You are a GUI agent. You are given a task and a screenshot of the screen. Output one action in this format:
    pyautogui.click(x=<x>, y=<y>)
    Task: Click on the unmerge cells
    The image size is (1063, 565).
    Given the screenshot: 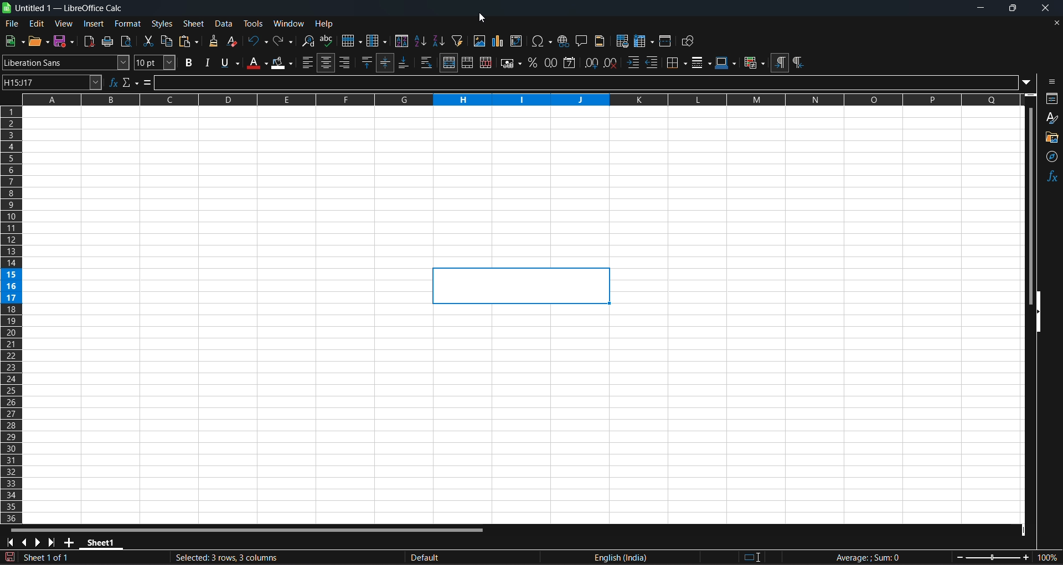 What is the action you would take?
    pyautogui.click(x=488, y=64)
    